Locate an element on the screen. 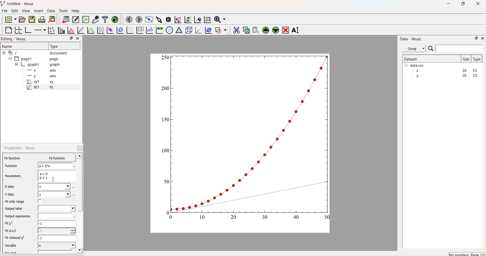 The height and width of the screenshot is (256, 486). Plot points with lines and errorbars is located at coordinates (51, 30).